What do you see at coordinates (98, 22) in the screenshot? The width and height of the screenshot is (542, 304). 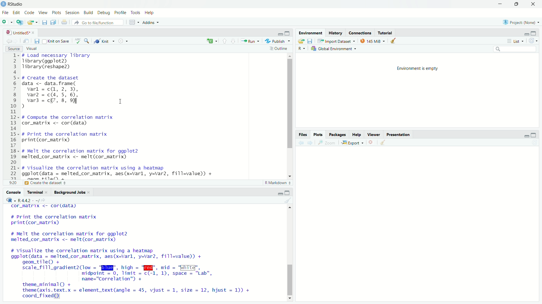 I see `go to file/function` at bounding box center [98, 22].